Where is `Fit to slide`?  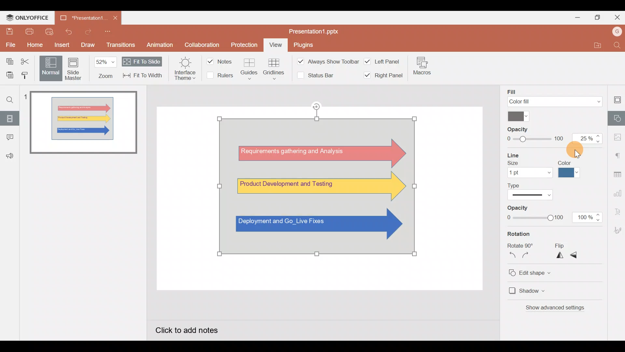
Fit to slide is located at coordinates (142, 61).